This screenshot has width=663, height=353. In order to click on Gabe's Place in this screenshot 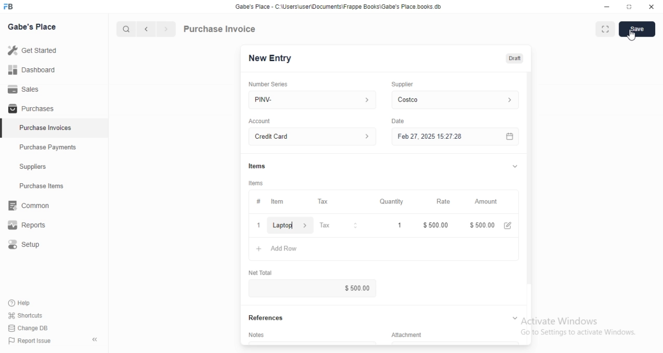, I will do `click(32, 26)`.